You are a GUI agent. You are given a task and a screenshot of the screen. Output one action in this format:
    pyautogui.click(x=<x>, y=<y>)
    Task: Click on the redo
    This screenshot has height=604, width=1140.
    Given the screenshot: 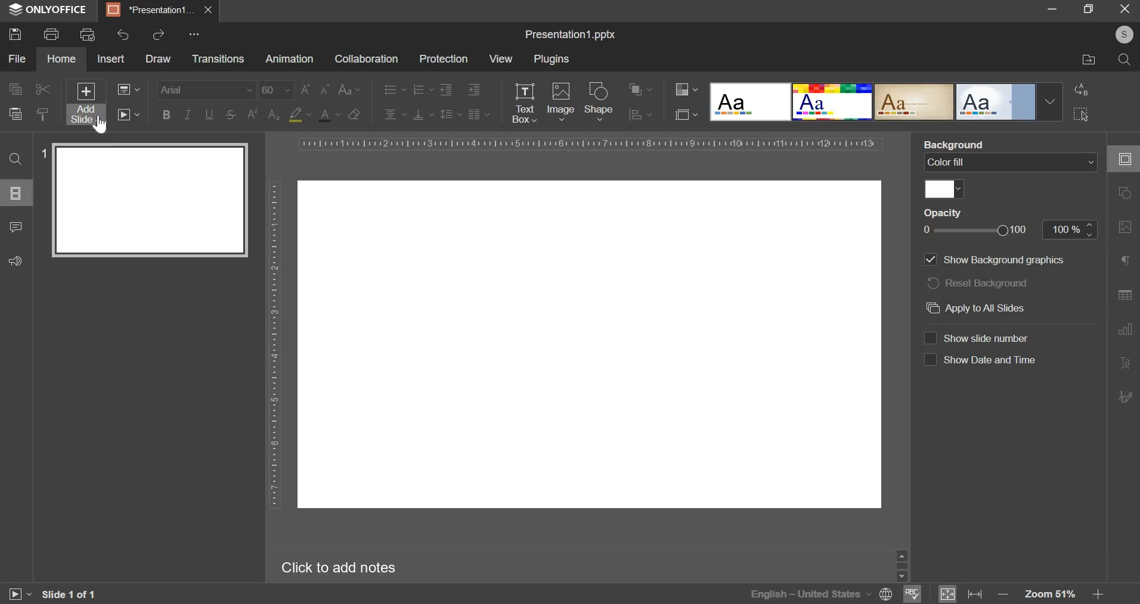 What is the action you would take?
    pyautogui.click(x=157, y=34)
    